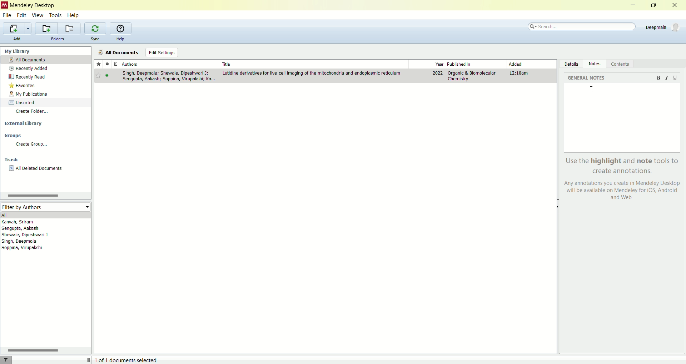 The image size is (686, 364). Describe the element at coordinates (57, 39) in the screenshot. I see `folders` at that location.